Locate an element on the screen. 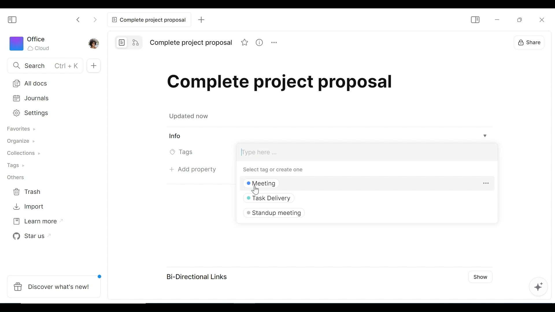 This screenshot has width=555, height=312. Profile picture is located at coordinates (94, 43).